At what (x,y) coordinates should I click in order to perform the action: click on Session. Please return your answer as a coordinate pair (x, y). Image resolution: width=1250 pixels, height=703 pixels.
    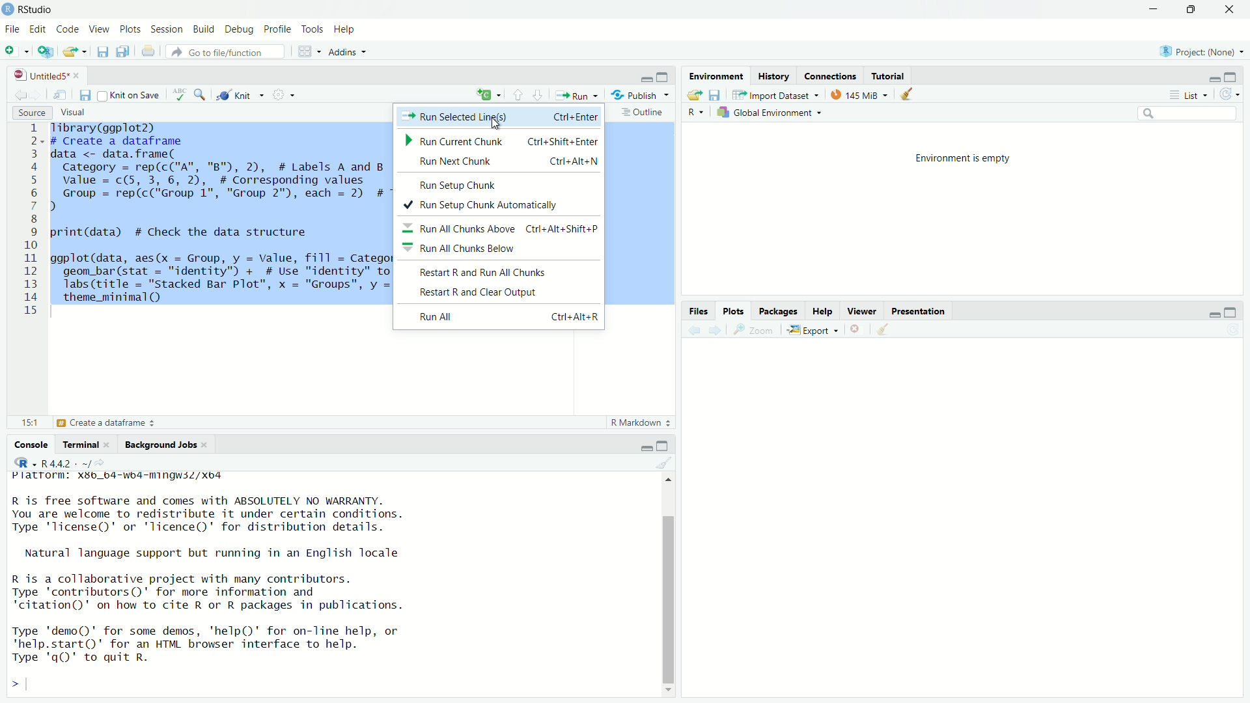
    Looking at the image, I should click on (169, 29).